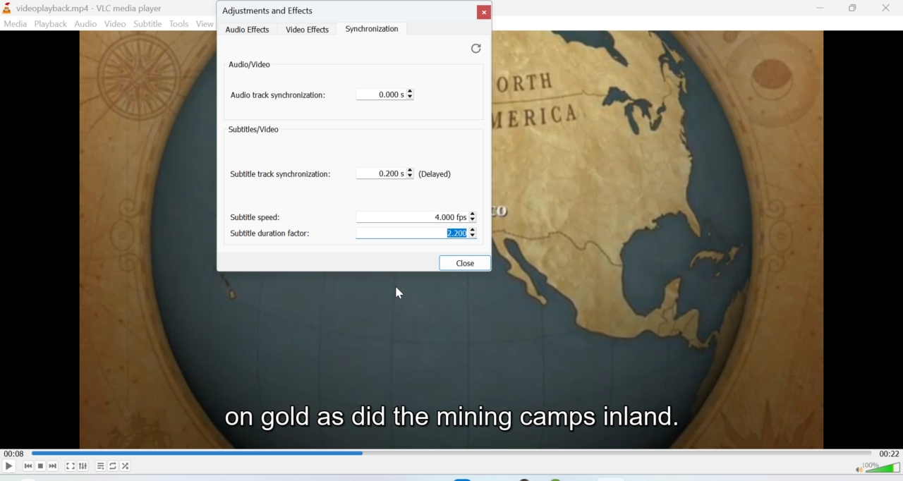 The width and height of the screenshot is (903, 481). Describe the element at coordinates (466, 263) in the screenshot. I see `Close` at that location.